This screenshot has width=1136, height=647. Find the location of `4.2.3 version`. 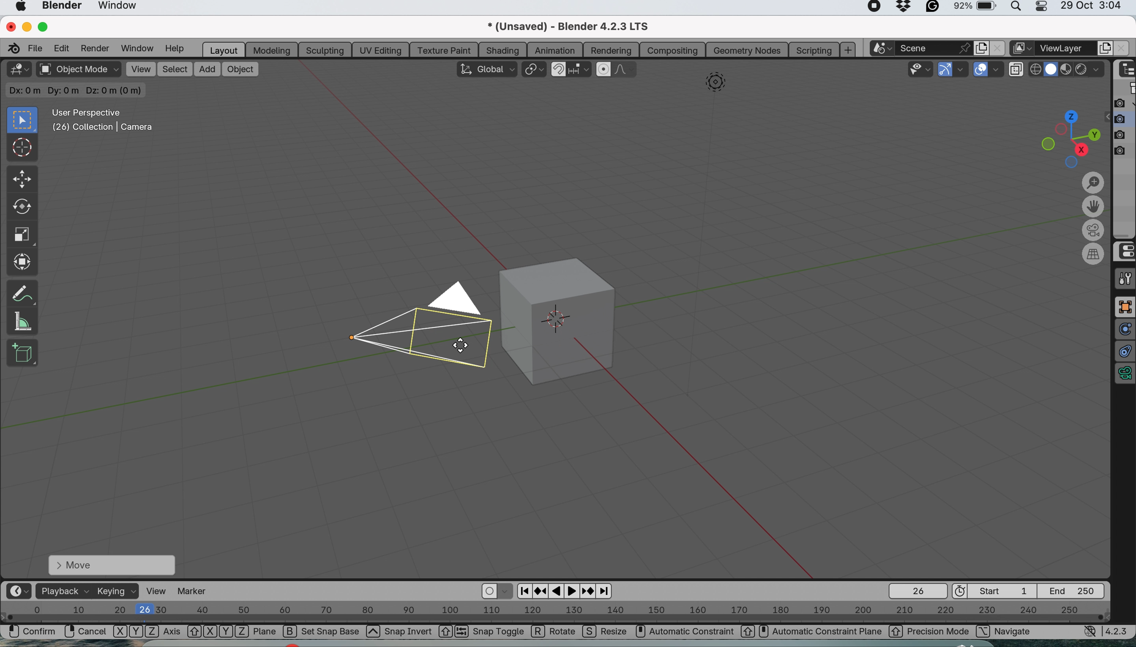

4.2.3 version is located at coordinates (1119, 631).